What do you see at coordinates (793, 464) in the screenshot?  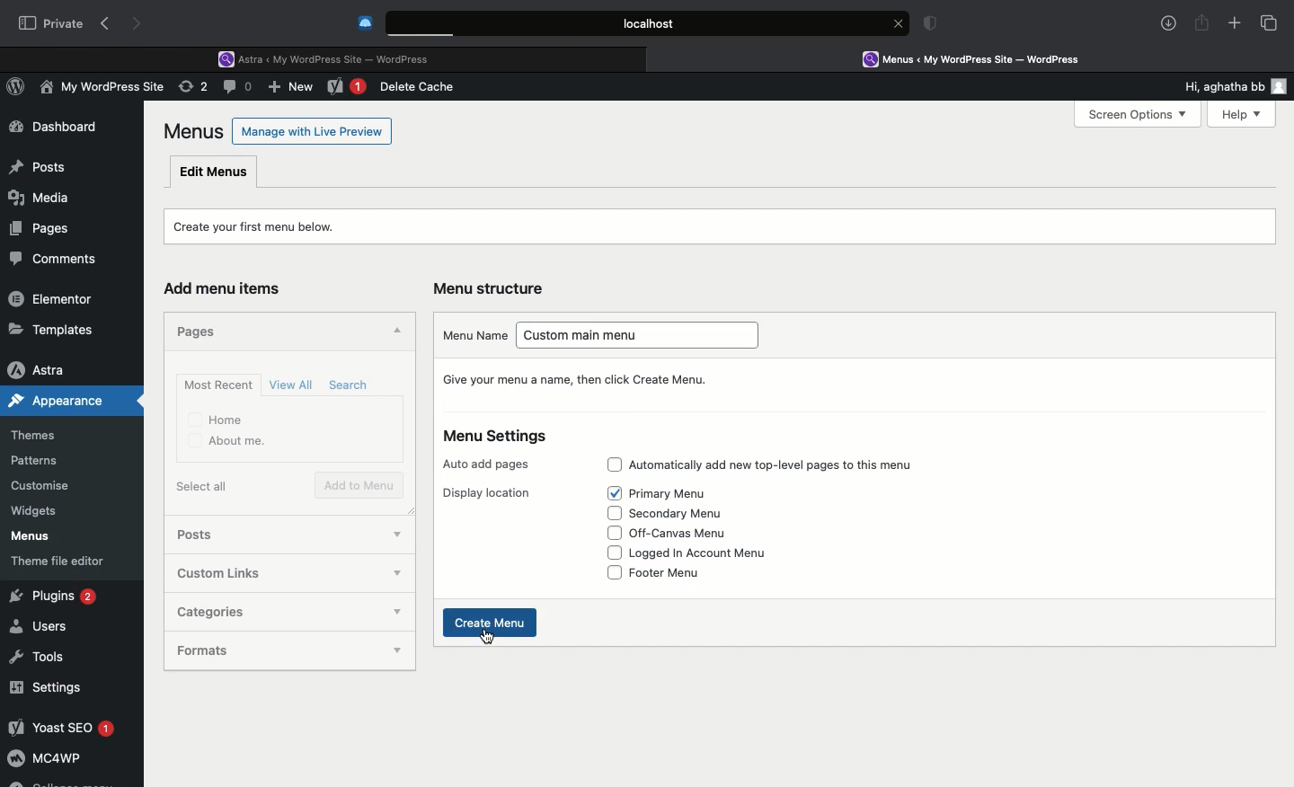 I see `Automatically add new top-level pages to this menu` at bounding box center [793, 464].